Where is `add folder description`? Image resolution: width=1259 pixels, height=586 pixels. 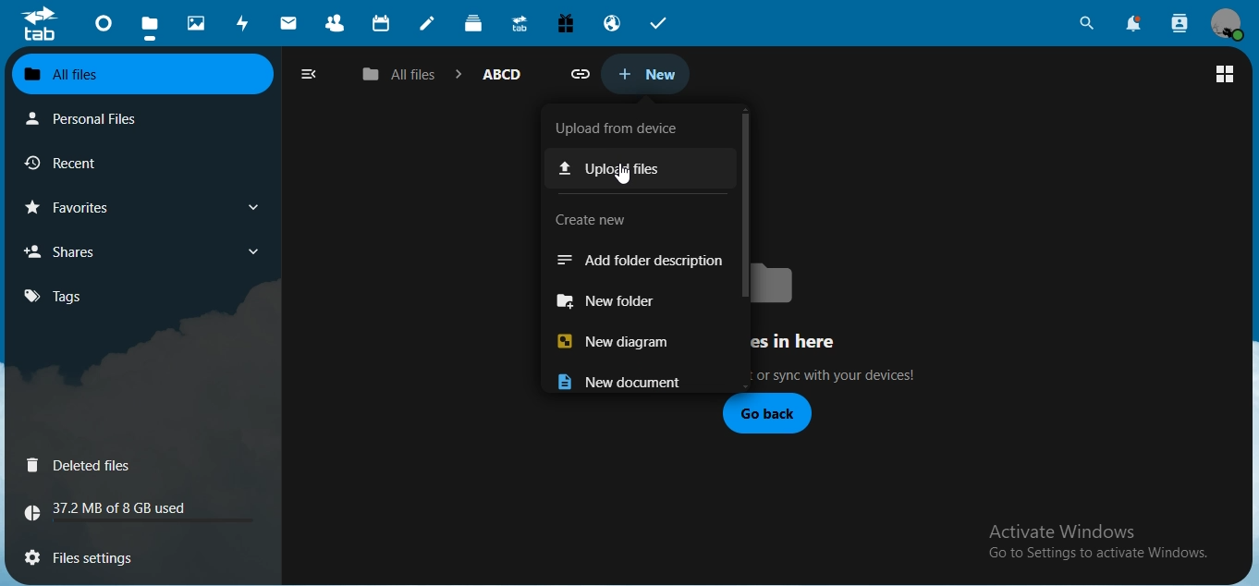 add folder description is located at coordinates (641, 261).